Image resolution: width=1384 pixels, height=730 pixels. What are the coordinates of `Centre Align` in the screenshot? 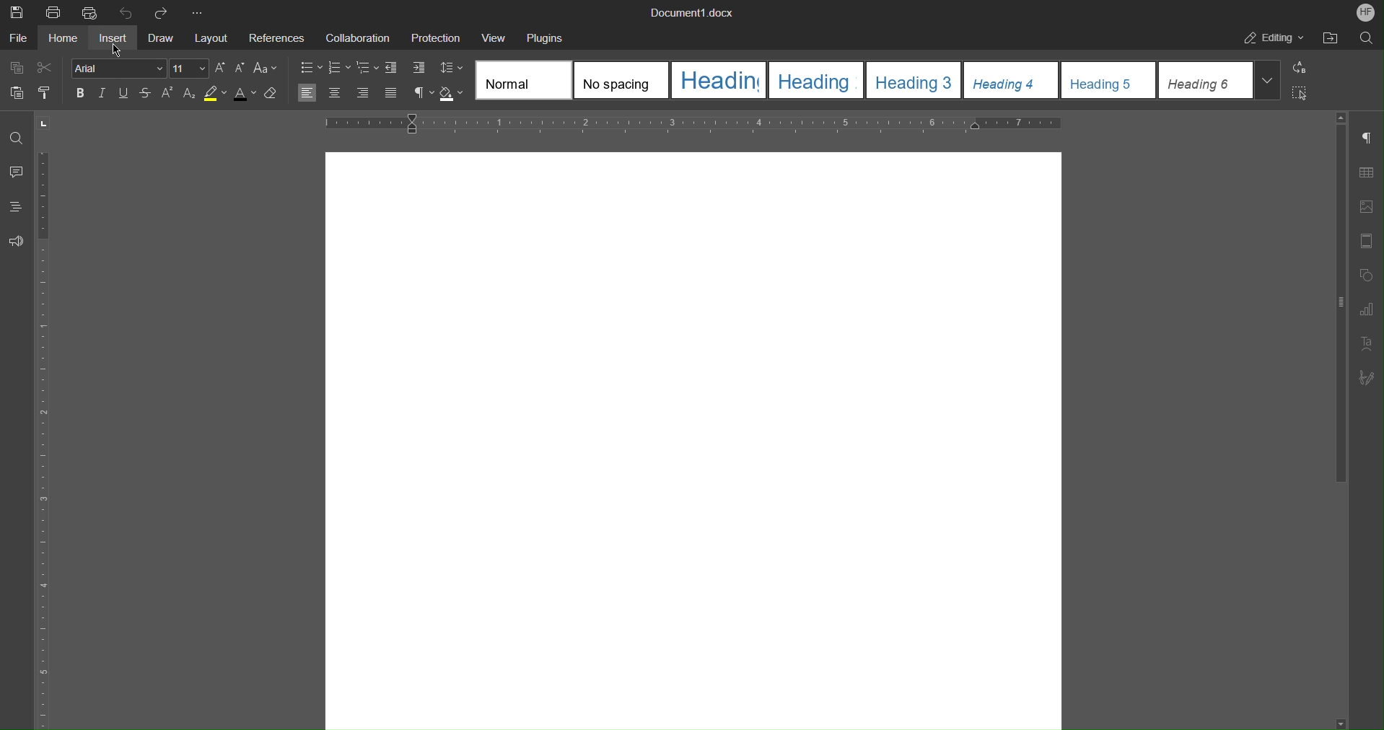 It's located at (334, 92).